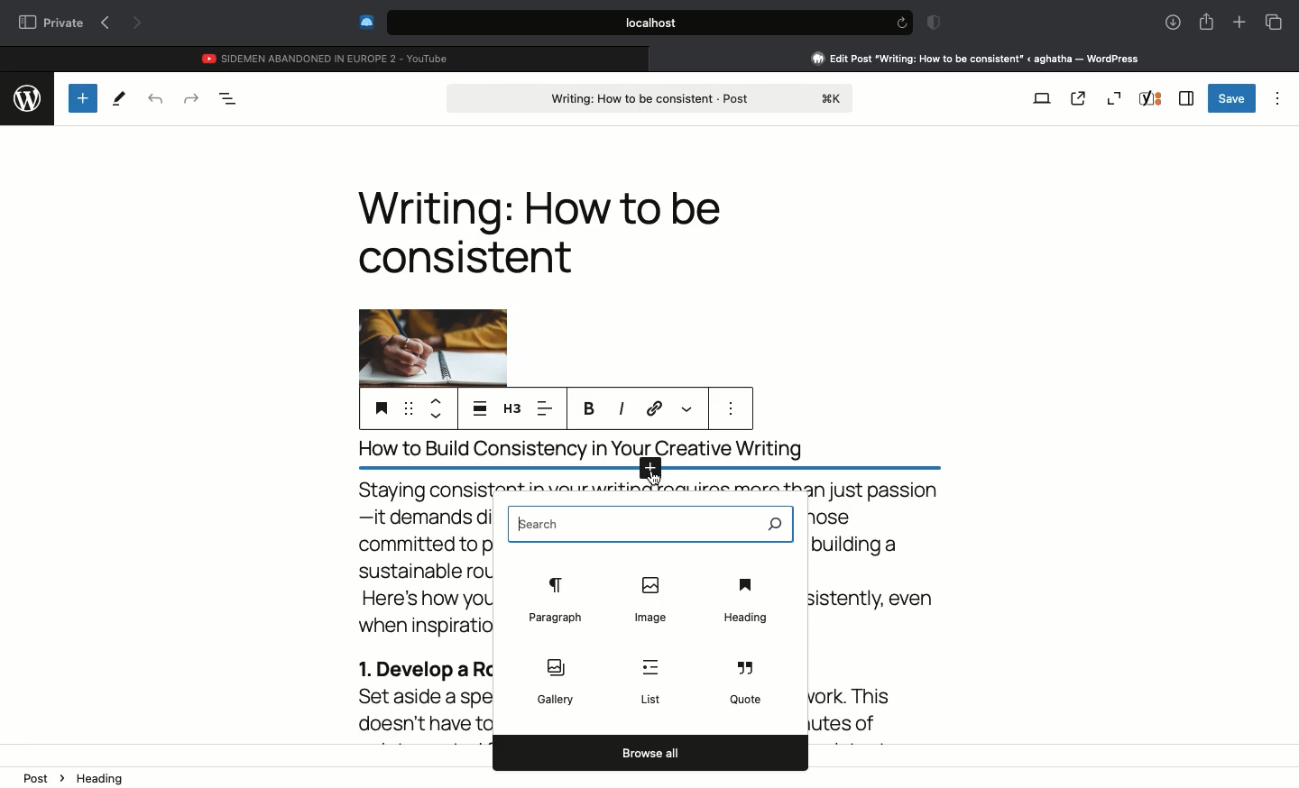 The width and height of the screenshot is (1299, 788). Describe the element at coordinates (1151, 98) in the screenshot. I see `Yoast` at that location.